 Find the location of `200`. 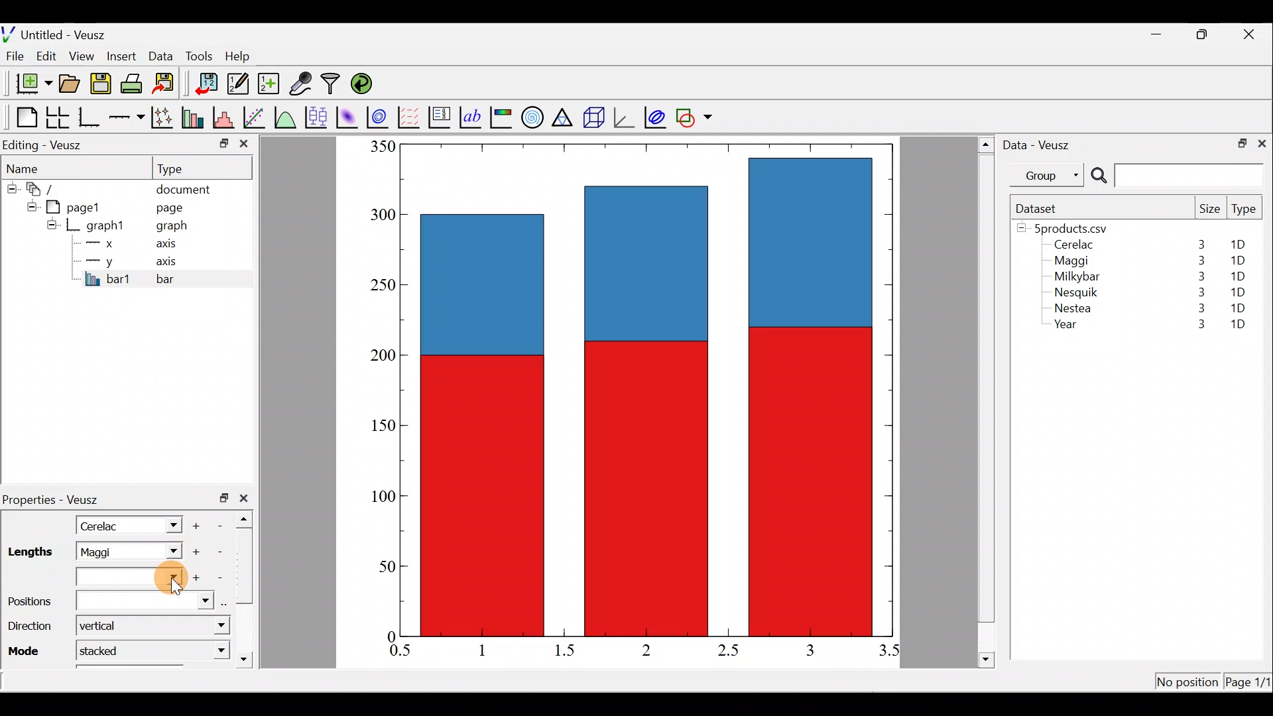

200 is located at coordinates (379, 357).